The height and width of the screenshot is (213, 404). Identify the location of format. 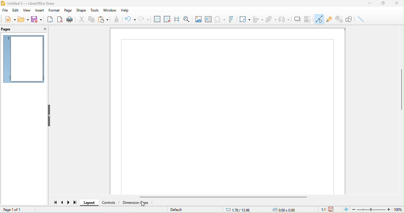
(54, 10).